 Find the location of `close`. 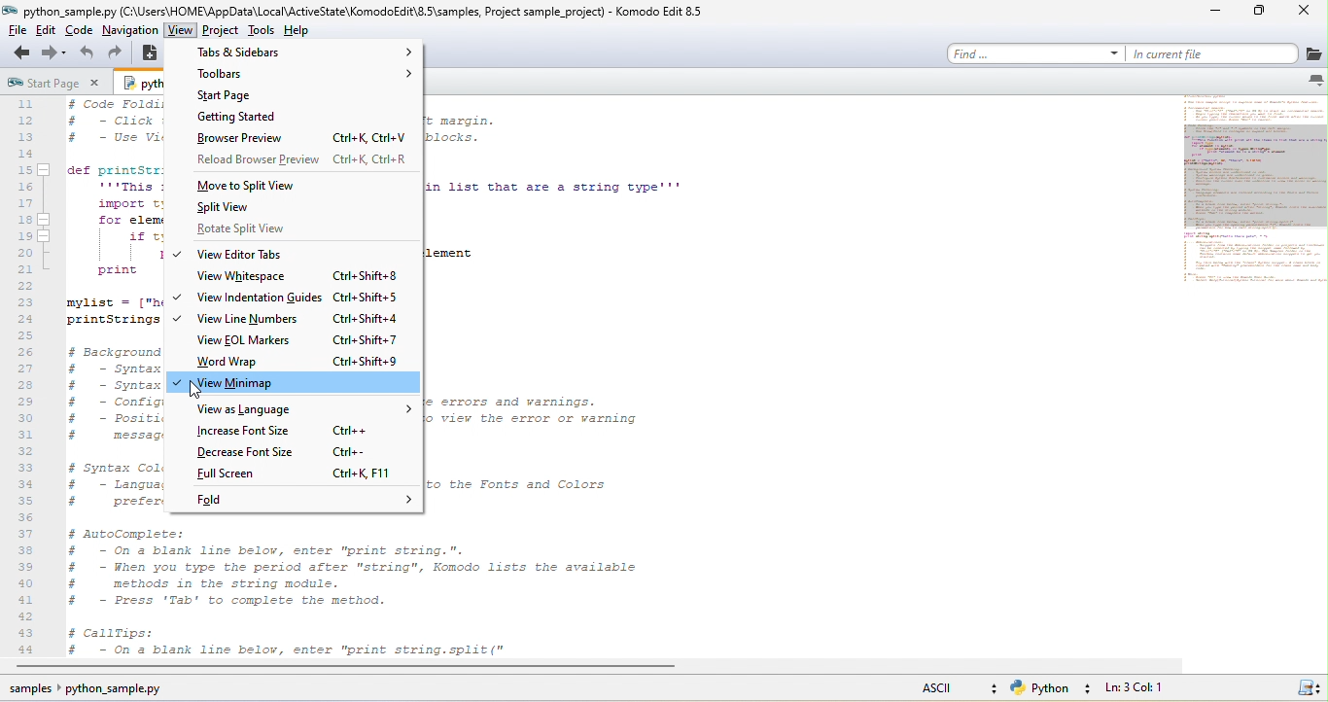

close is located at coordinates (1301, 16).